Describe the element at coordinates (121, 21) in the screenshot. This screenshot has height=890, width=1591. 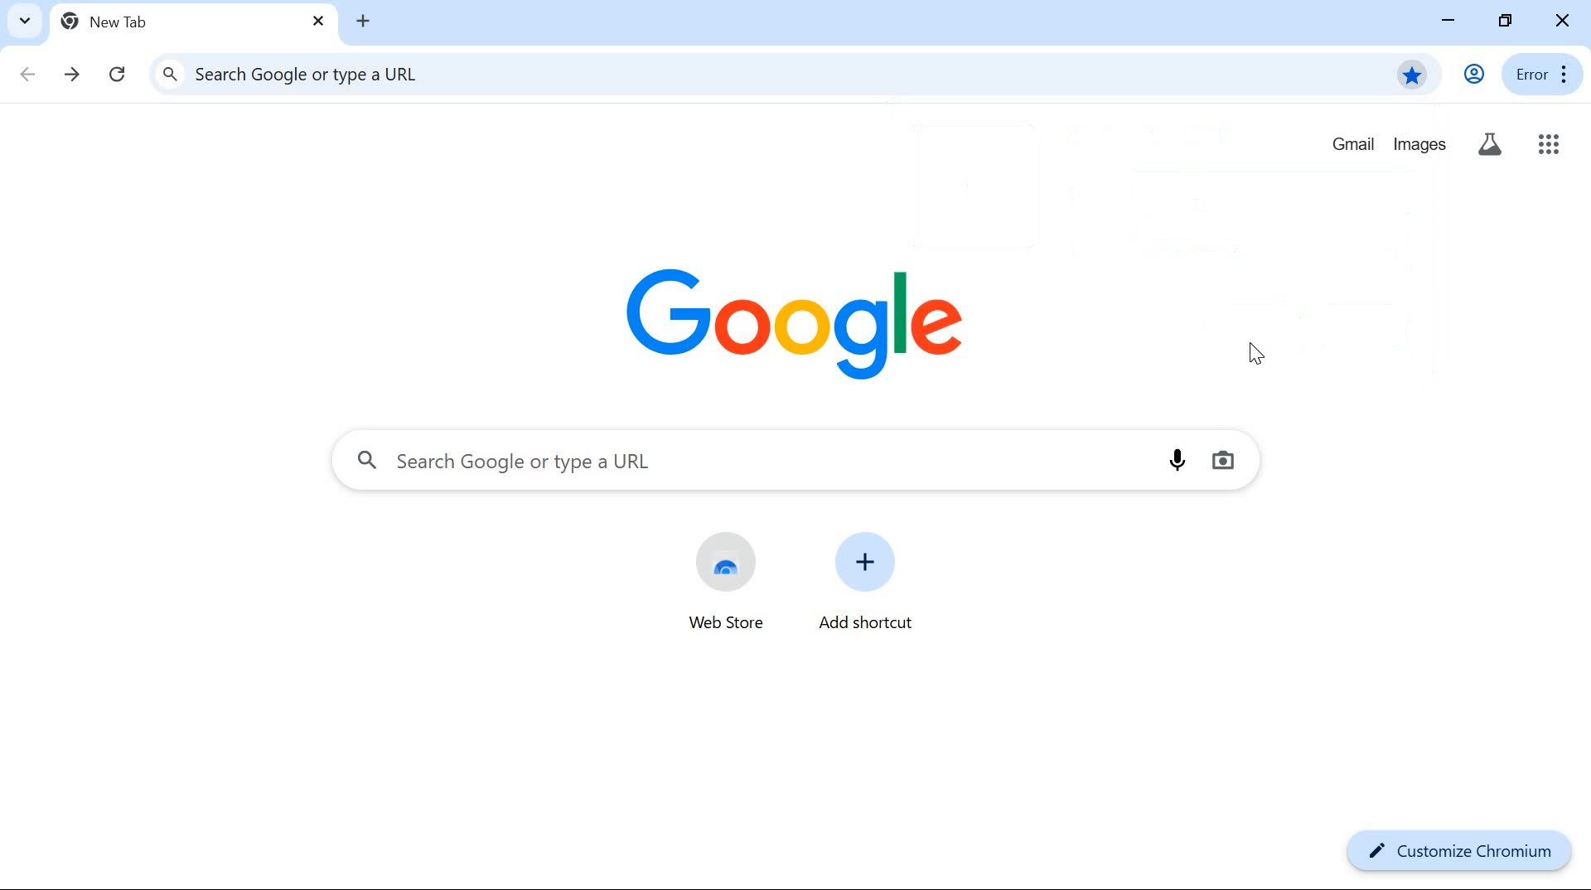
I see `new tab` at that location.